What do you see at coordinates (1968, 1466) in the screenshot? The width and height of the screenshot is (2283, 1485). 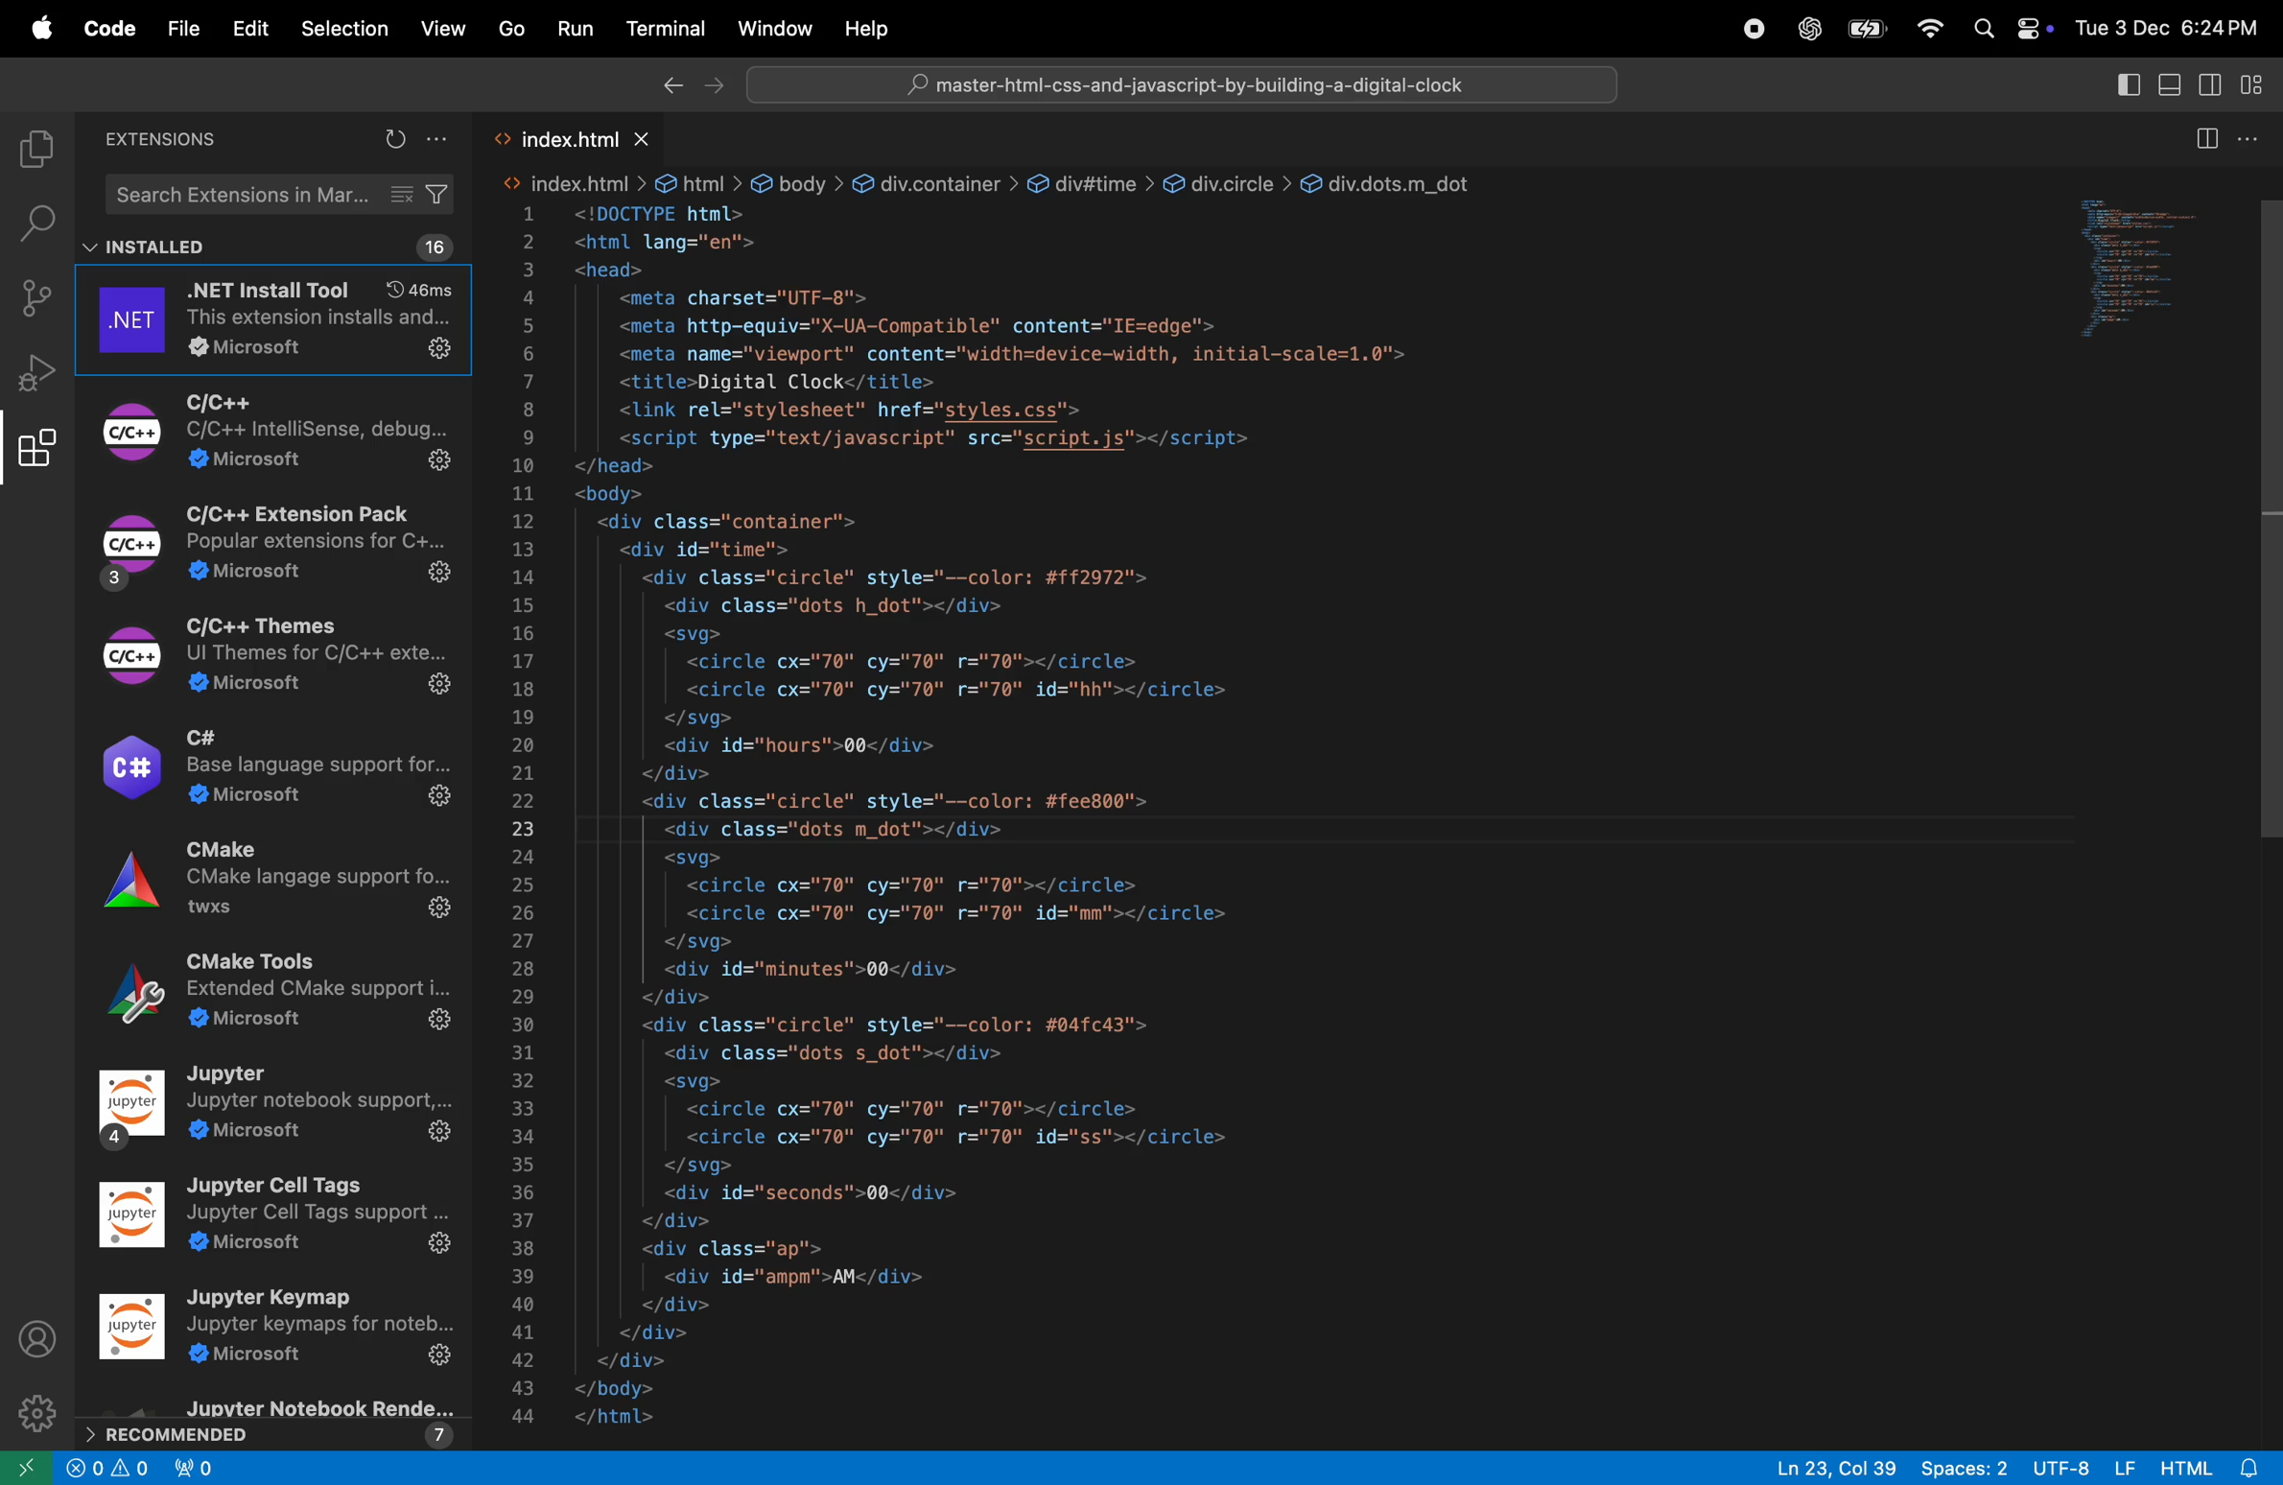 I see `spaces 2` at bounding box center [1968, 1466].